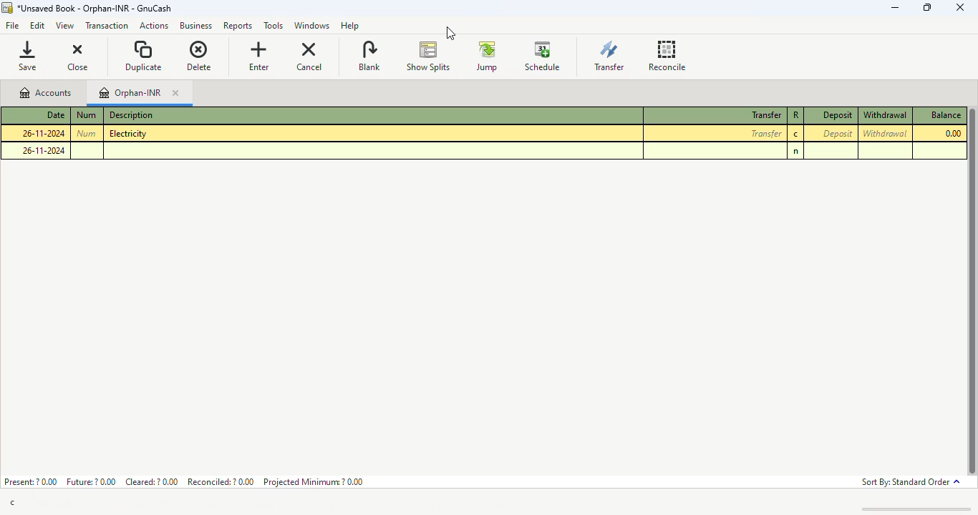 The height and width of the screenshot is (515, 978). I want to click on 0.00, so click(953, 133).